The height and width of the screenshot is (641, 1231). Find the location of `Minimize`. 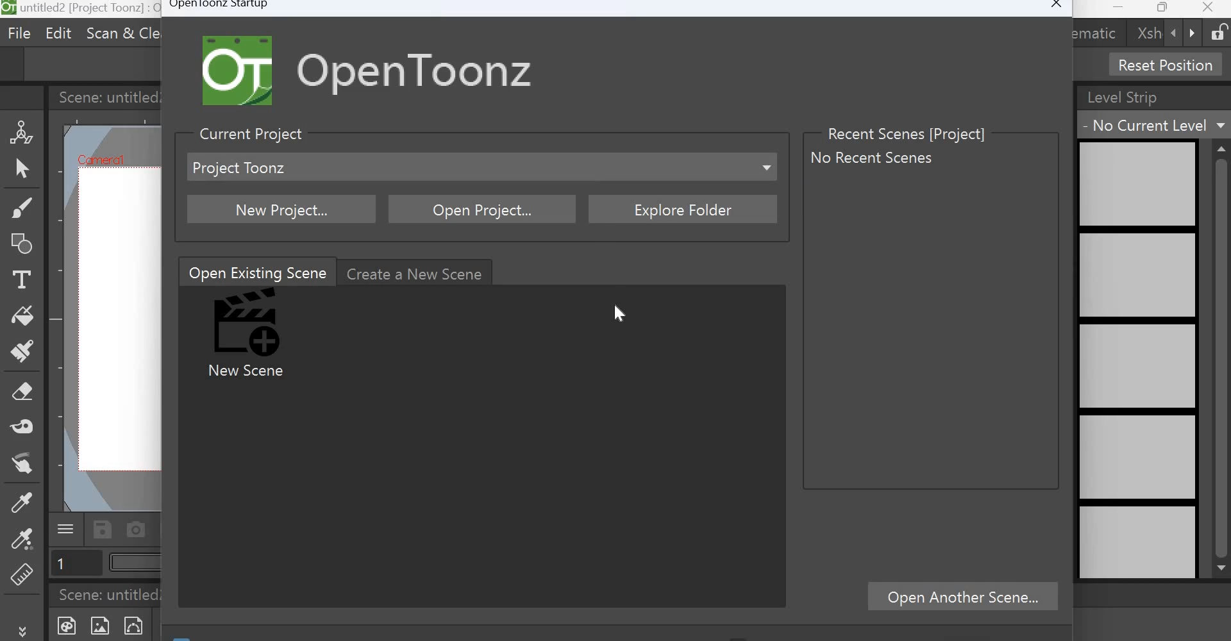

Minimize is located at coordinates (1119, 9).